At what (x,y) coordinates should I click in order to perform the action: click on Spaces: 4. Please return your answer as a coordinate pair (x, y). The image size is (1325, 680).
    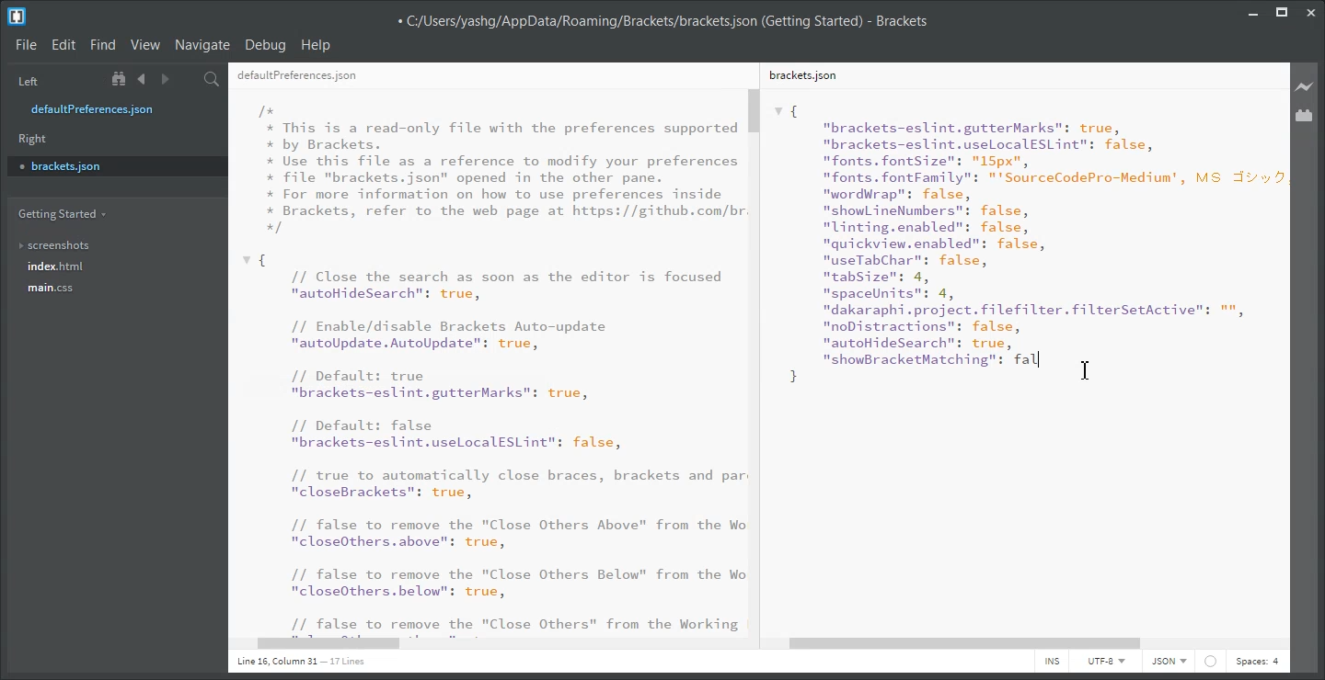
    Looking at the image, I should click on (1257, 662).